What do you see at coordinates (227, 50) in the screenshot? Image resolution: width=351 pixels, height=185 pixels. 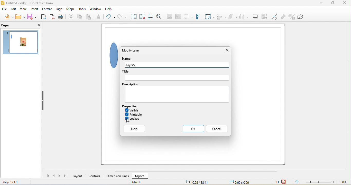 I see `close` at bounding box center [227, 50].